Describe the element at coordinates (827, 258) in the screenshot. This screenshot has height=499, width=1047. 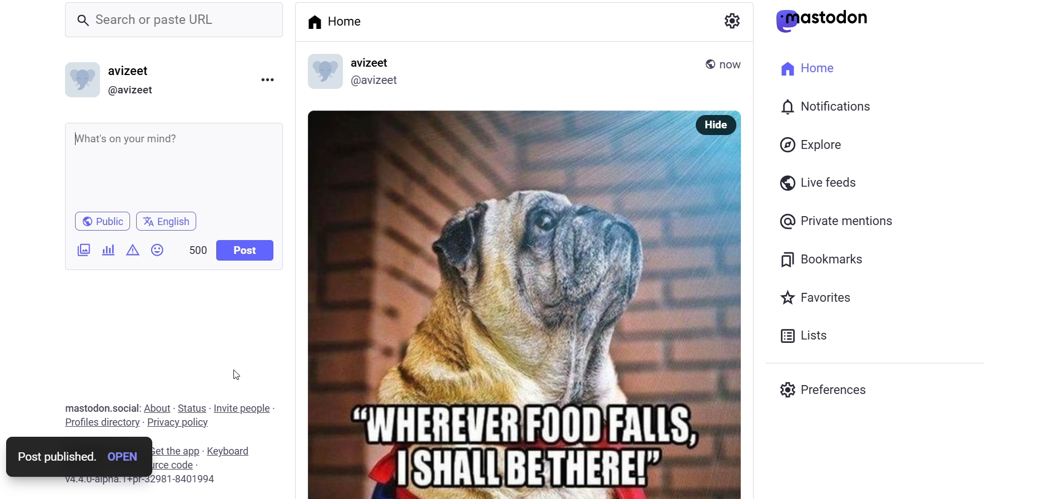
I see `bookmark` at that location.